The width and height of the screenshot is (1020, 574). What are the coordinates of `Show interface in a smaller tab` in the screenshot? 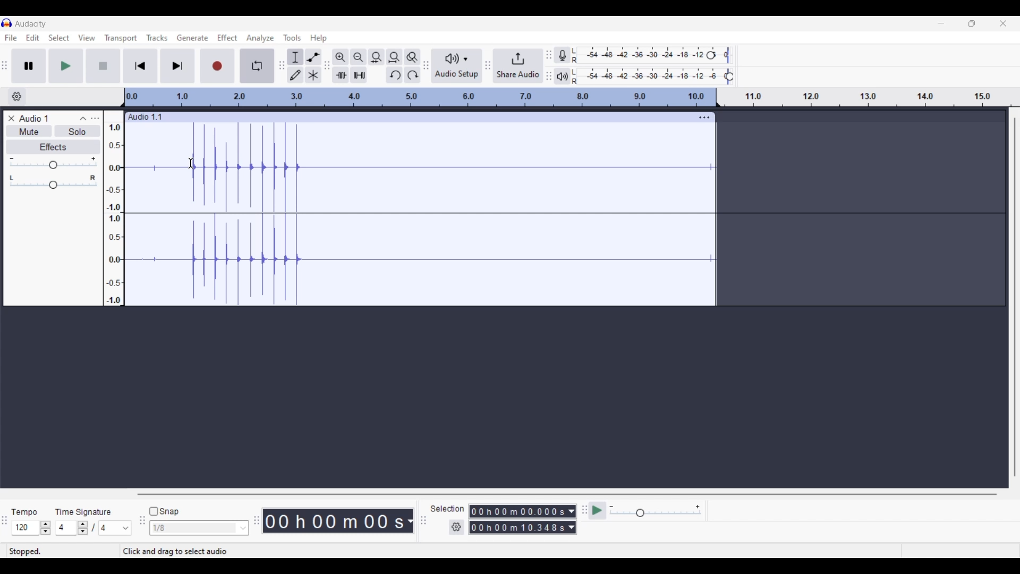 It's located at (972, 23).